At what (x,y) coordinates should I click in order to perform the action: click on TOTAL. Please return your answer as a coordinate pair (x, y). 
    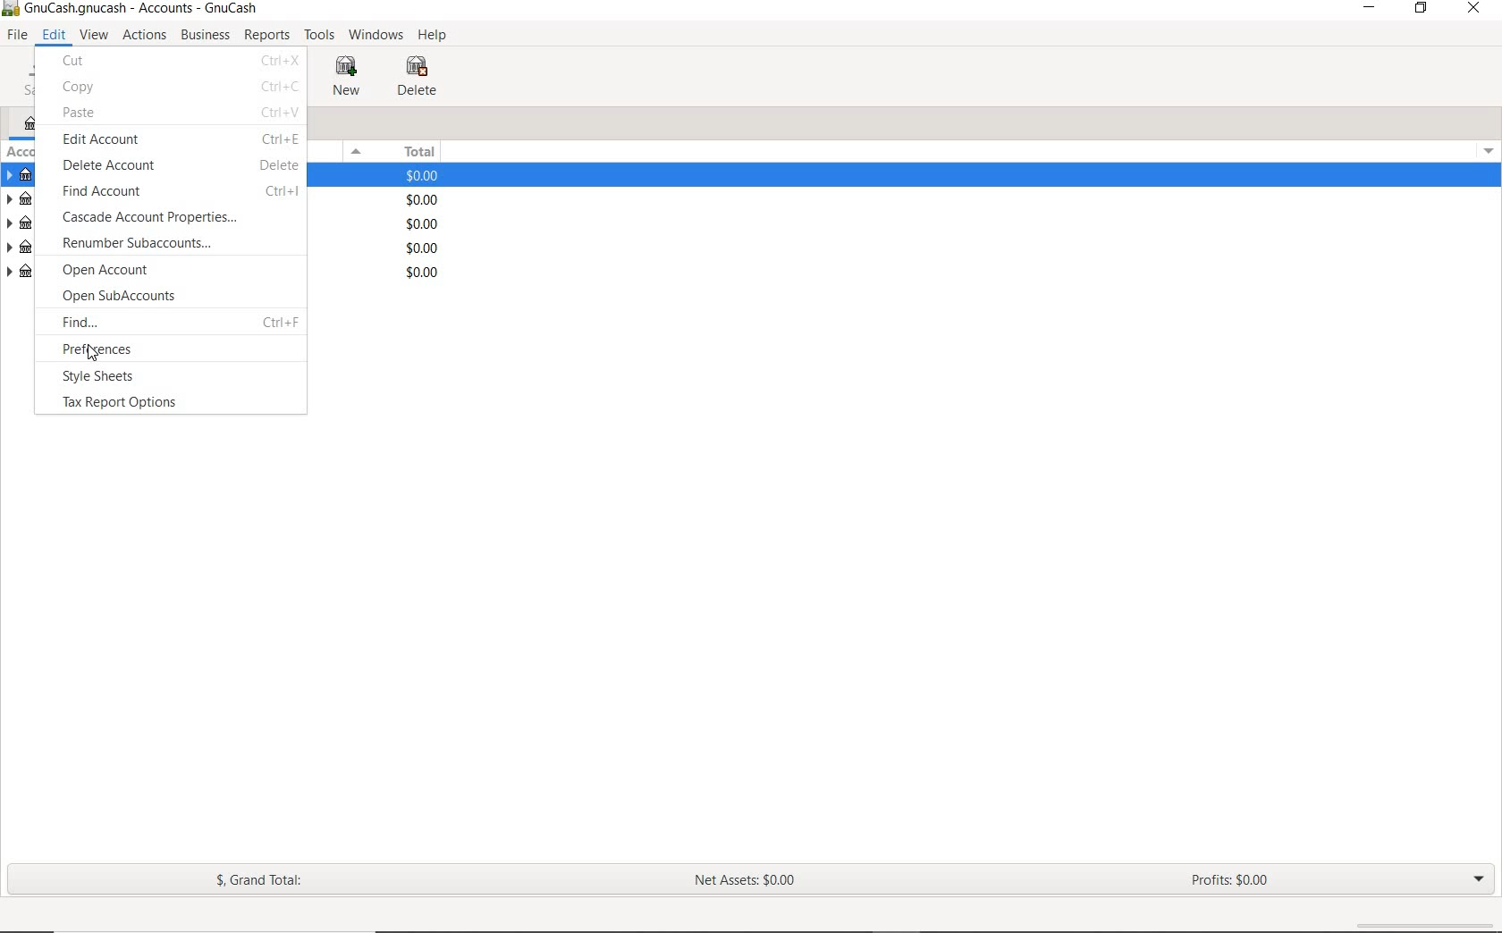
    Looking at the image, I should click on (418, 150).